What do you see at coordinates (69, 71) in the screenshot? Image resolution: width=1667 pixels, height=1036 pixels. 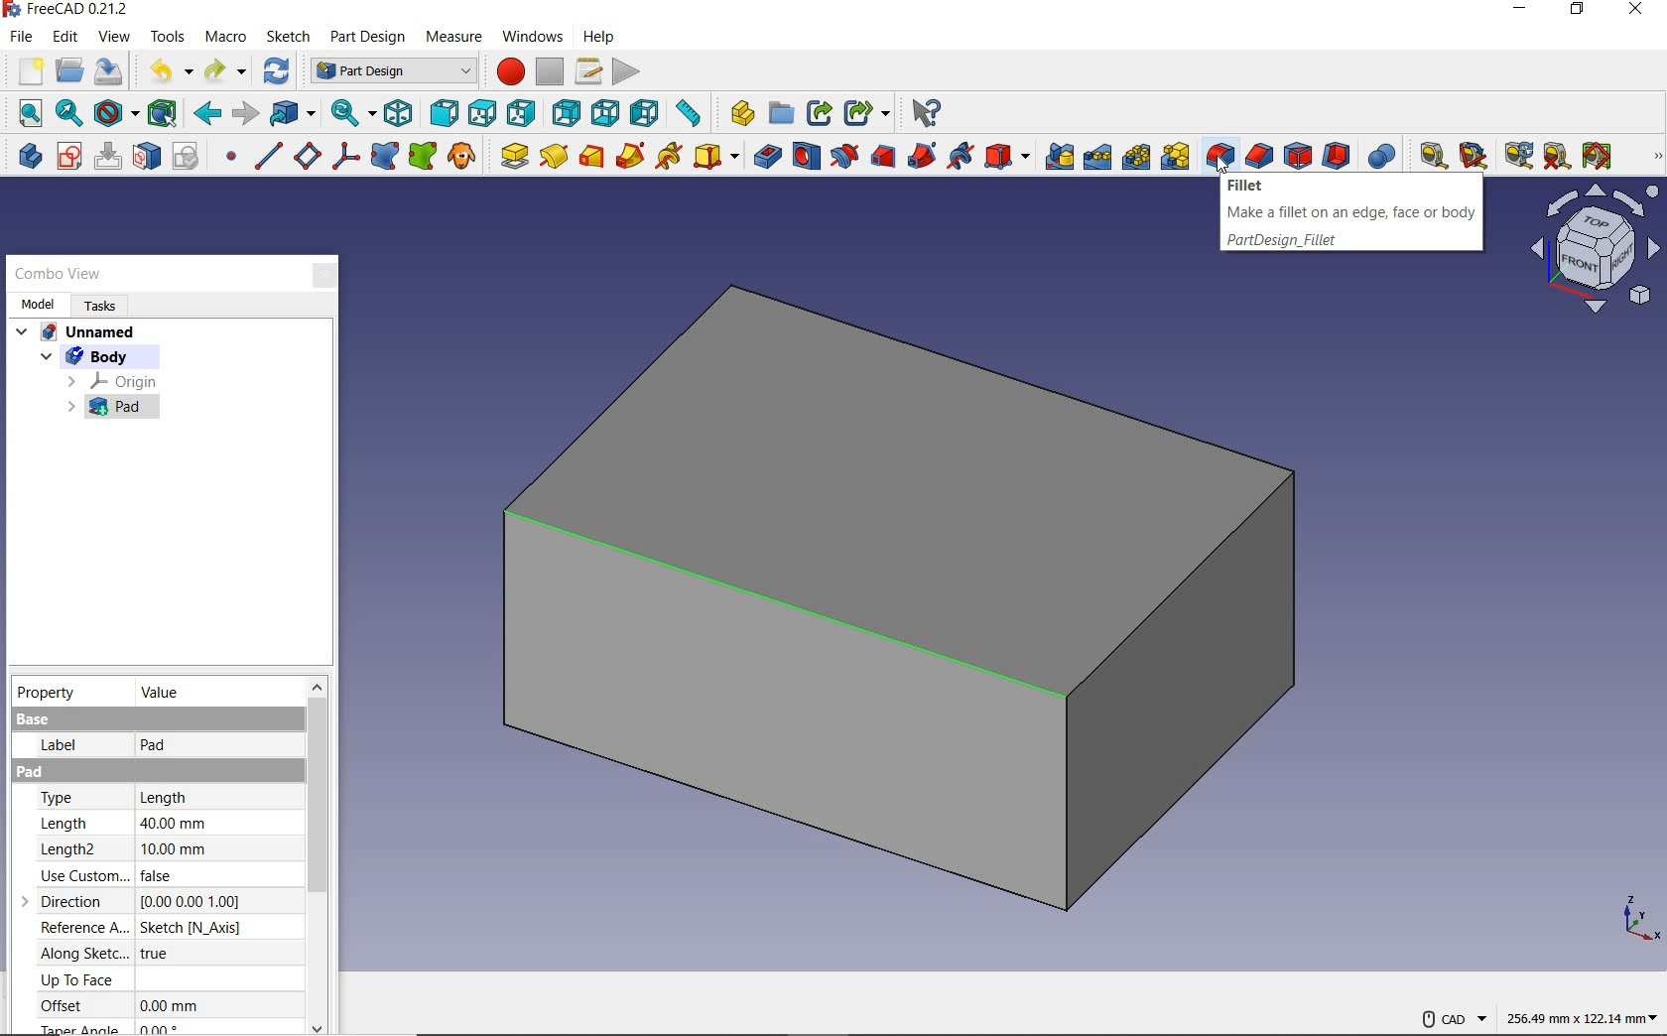 I see `open` at bounding box center [69, 71].